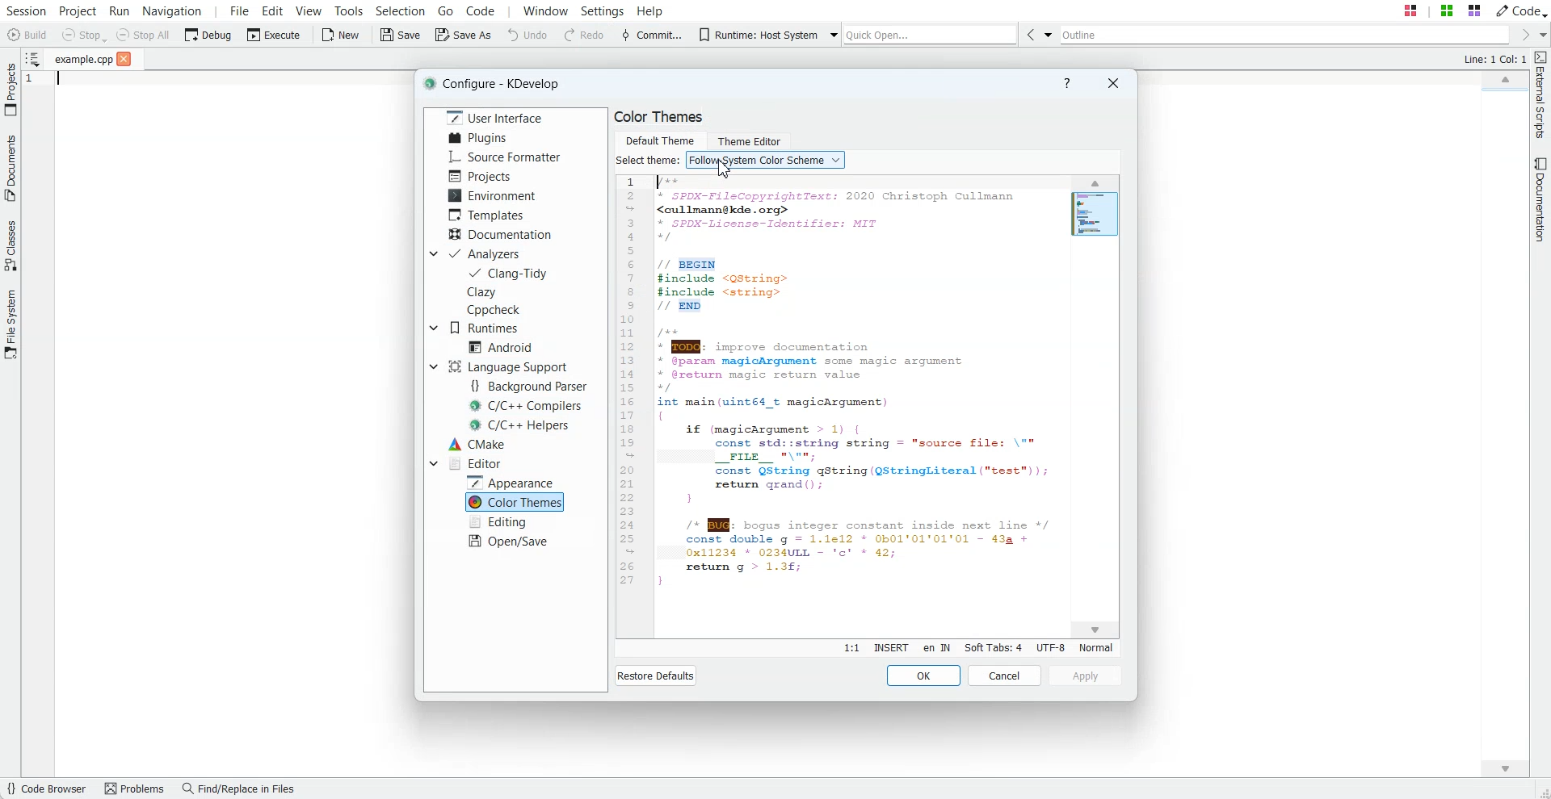 The image size is (1551, 799). I want to click on Android, so click(501, 346).